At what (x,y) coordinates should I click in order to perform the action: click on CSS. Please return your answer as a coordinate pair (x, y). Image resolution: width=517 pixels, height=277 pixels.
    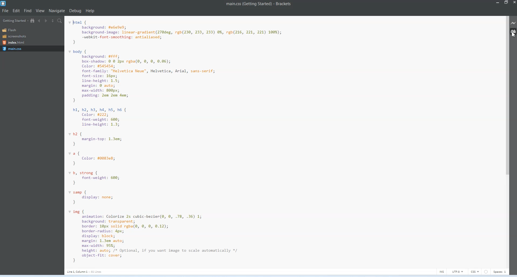
    Looking at the image, I should click on (475, 271).